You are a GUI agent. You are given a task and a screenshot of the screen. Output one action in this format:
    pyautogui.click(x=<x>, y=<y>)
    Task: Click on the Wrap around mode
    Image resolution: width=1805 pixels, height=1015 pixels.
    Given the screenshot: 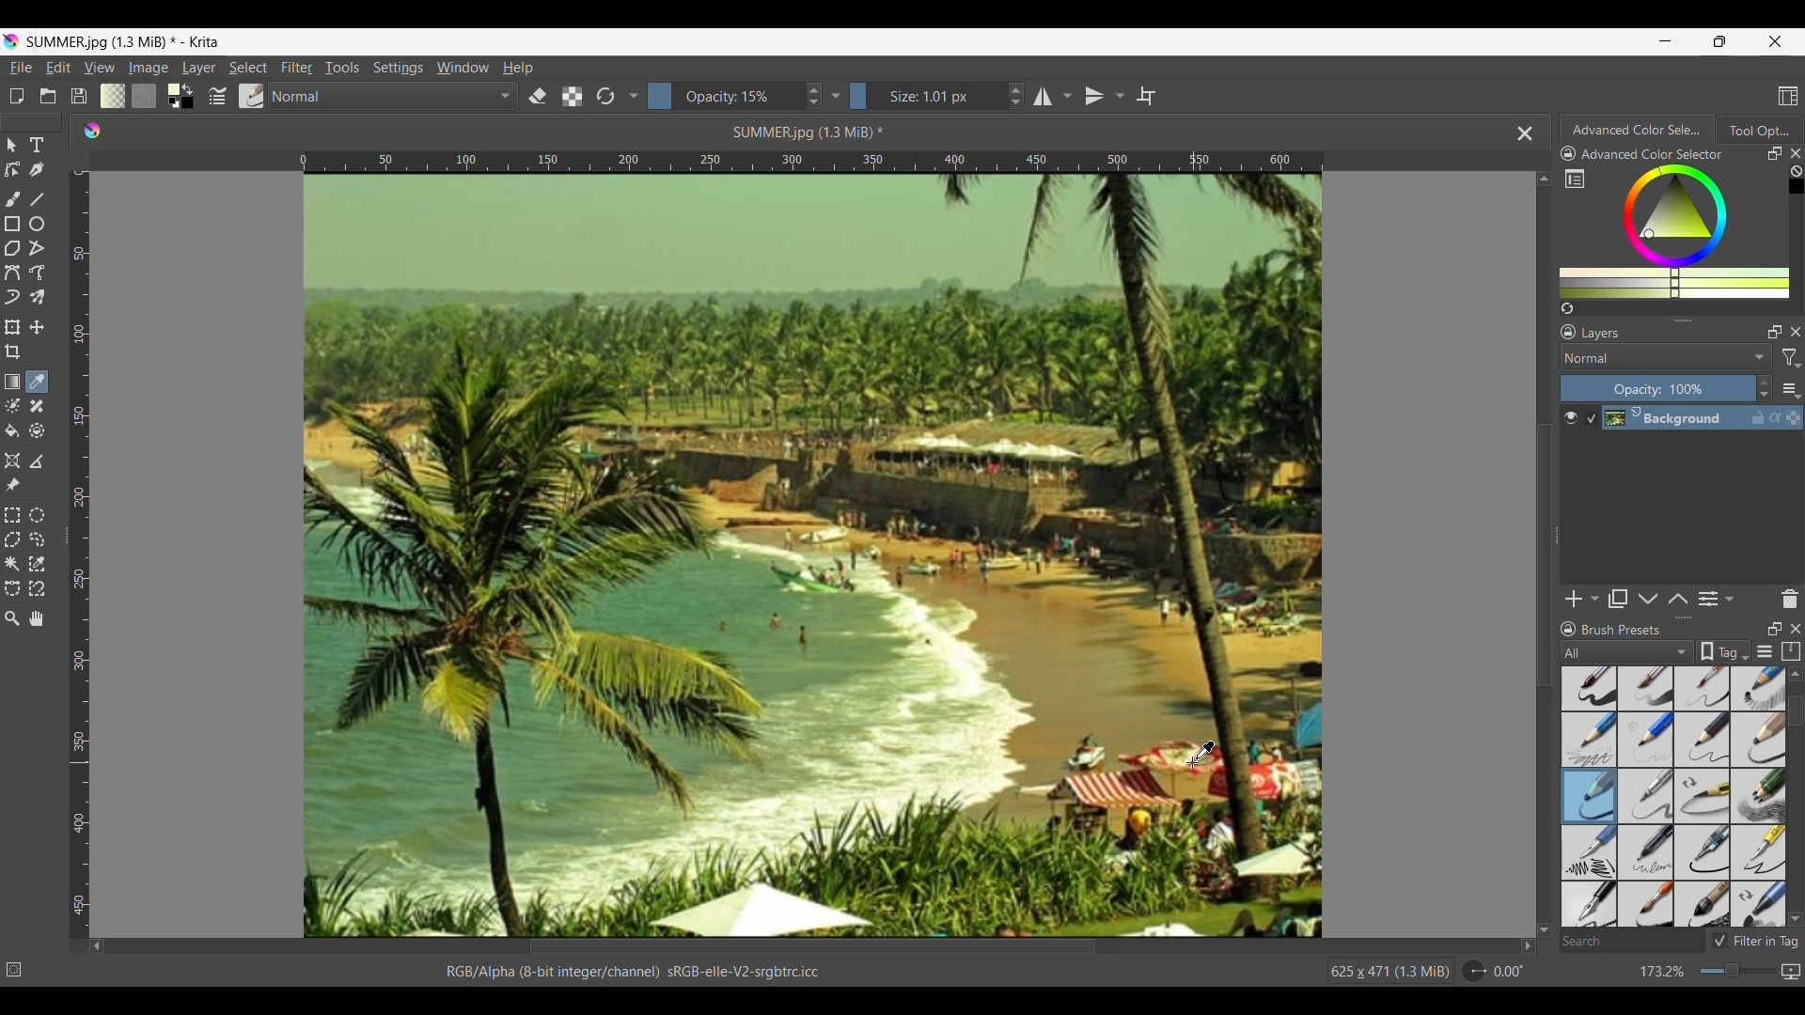 What is the action you would take?
    pyautogui.click(x=1145, y=96)
    